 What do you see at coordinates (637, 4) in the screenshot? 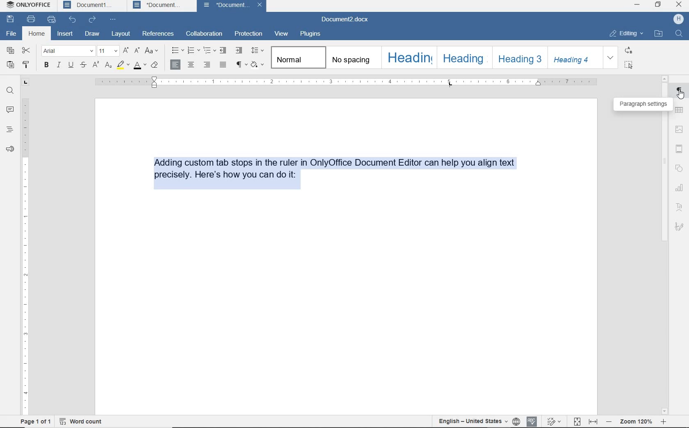
I see `minimize` at bounding box center [637, 4].